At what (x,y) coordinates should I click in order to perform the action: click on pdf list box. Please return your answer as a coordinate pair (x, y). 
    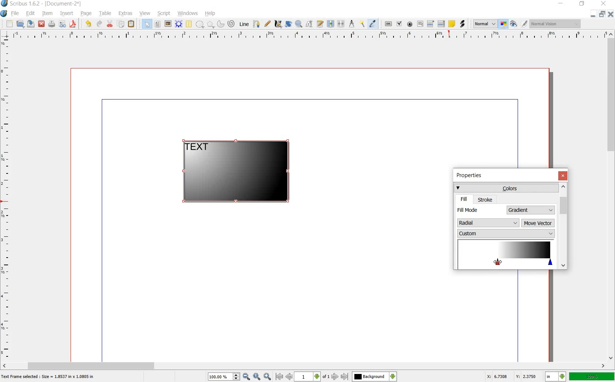
    Looking at the image, I should click on (441, 23).